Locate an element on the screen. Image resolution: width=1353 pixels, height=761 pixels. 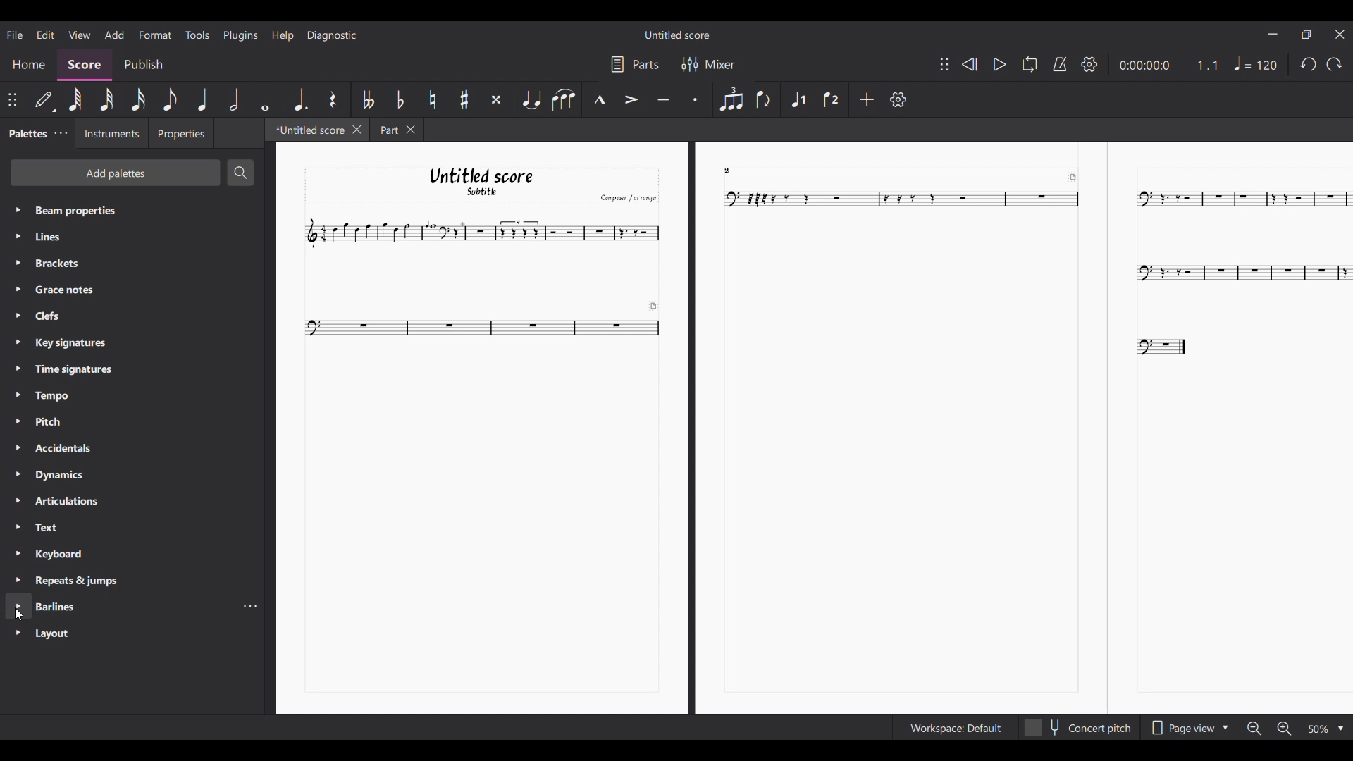
Marcato is located at coordinates (600, 99).